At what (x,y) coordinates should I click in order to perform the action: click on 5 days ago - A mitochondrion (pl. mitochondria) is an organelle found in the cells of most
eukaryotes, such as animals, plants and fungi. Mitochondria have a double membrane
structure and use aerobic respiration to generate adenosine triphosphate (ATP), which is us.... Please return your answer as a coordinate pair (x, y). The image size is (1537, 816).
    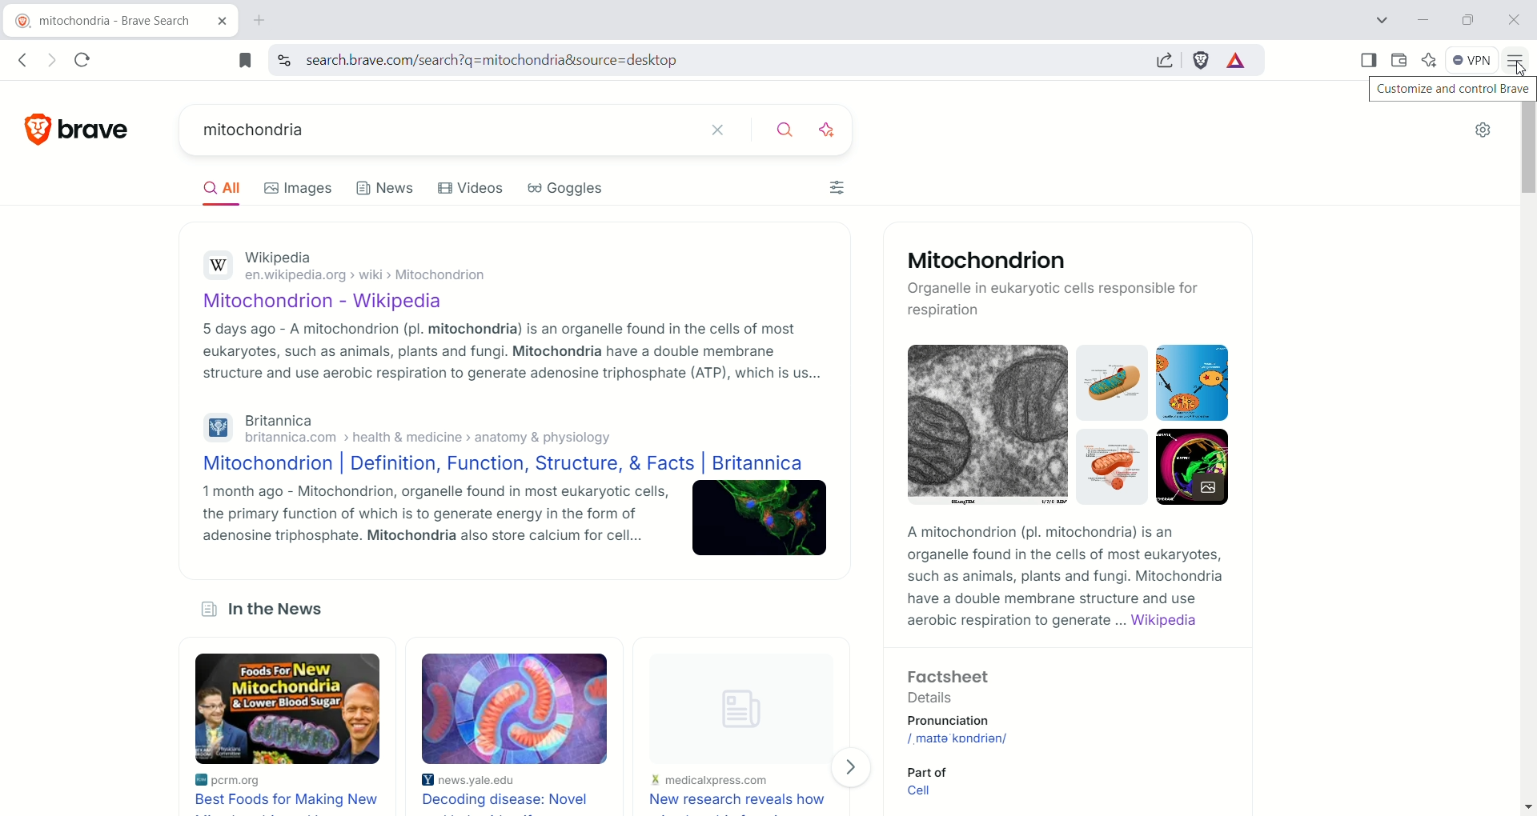
    Looking at the image, I should click on (493, 354).